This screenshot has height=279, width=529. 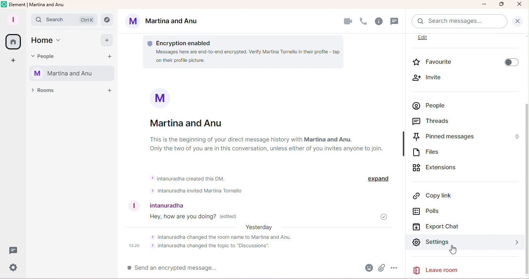 What do you see at coordinates (429, 212) in the screenshot?
I see `Polls` at bounding box center [429, 212].